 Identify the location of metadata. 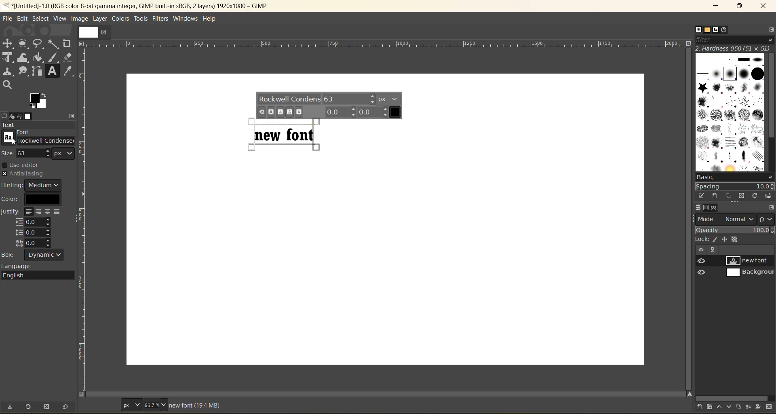
(197, 405).